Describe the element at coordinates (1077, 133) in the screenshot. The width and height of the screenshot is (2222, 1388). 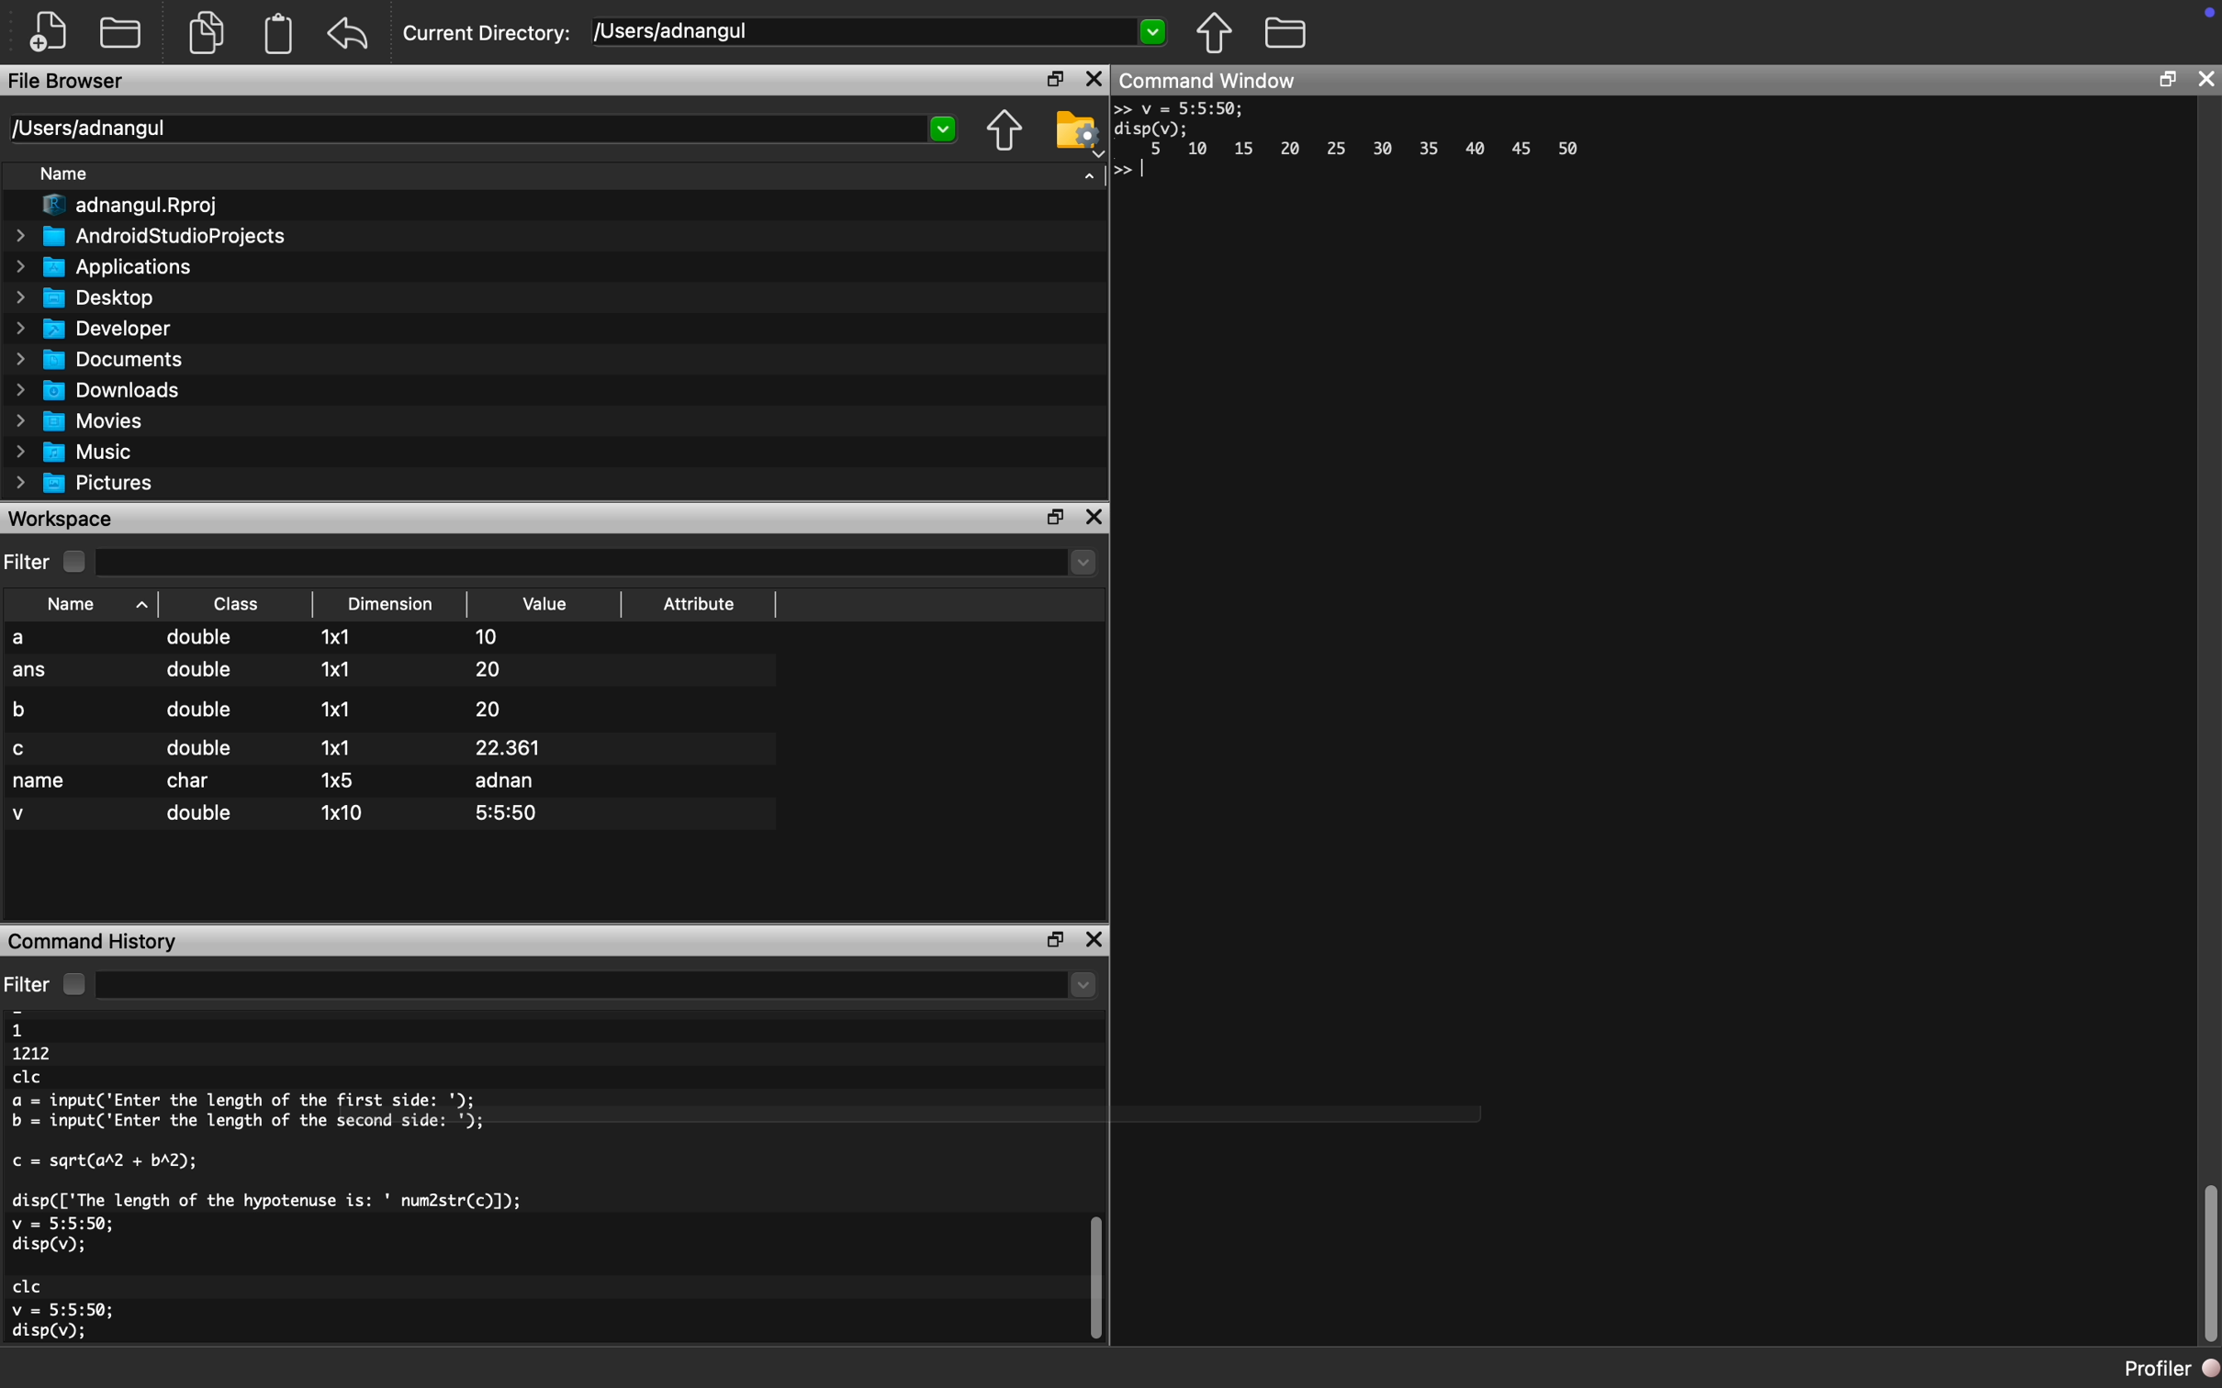
I see `Folder Settings` at that location.